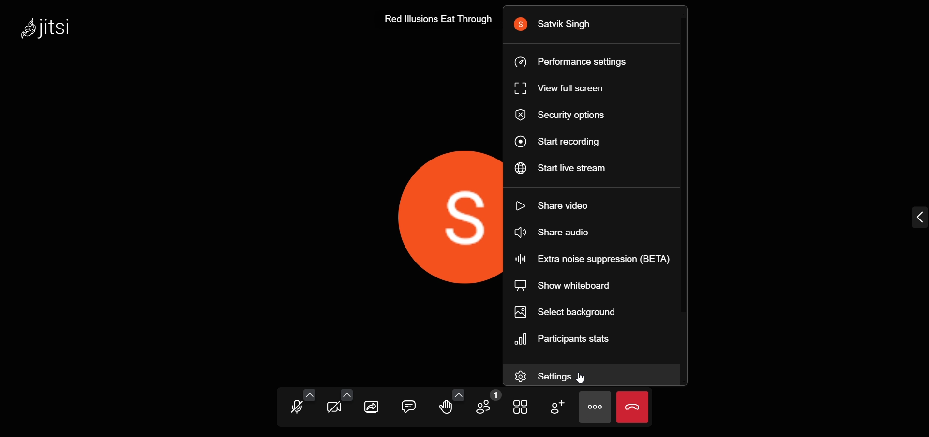  What do you see at coordinates (564, 115) in the screenshot?
I see `security option` at bounding box center [564, 115].